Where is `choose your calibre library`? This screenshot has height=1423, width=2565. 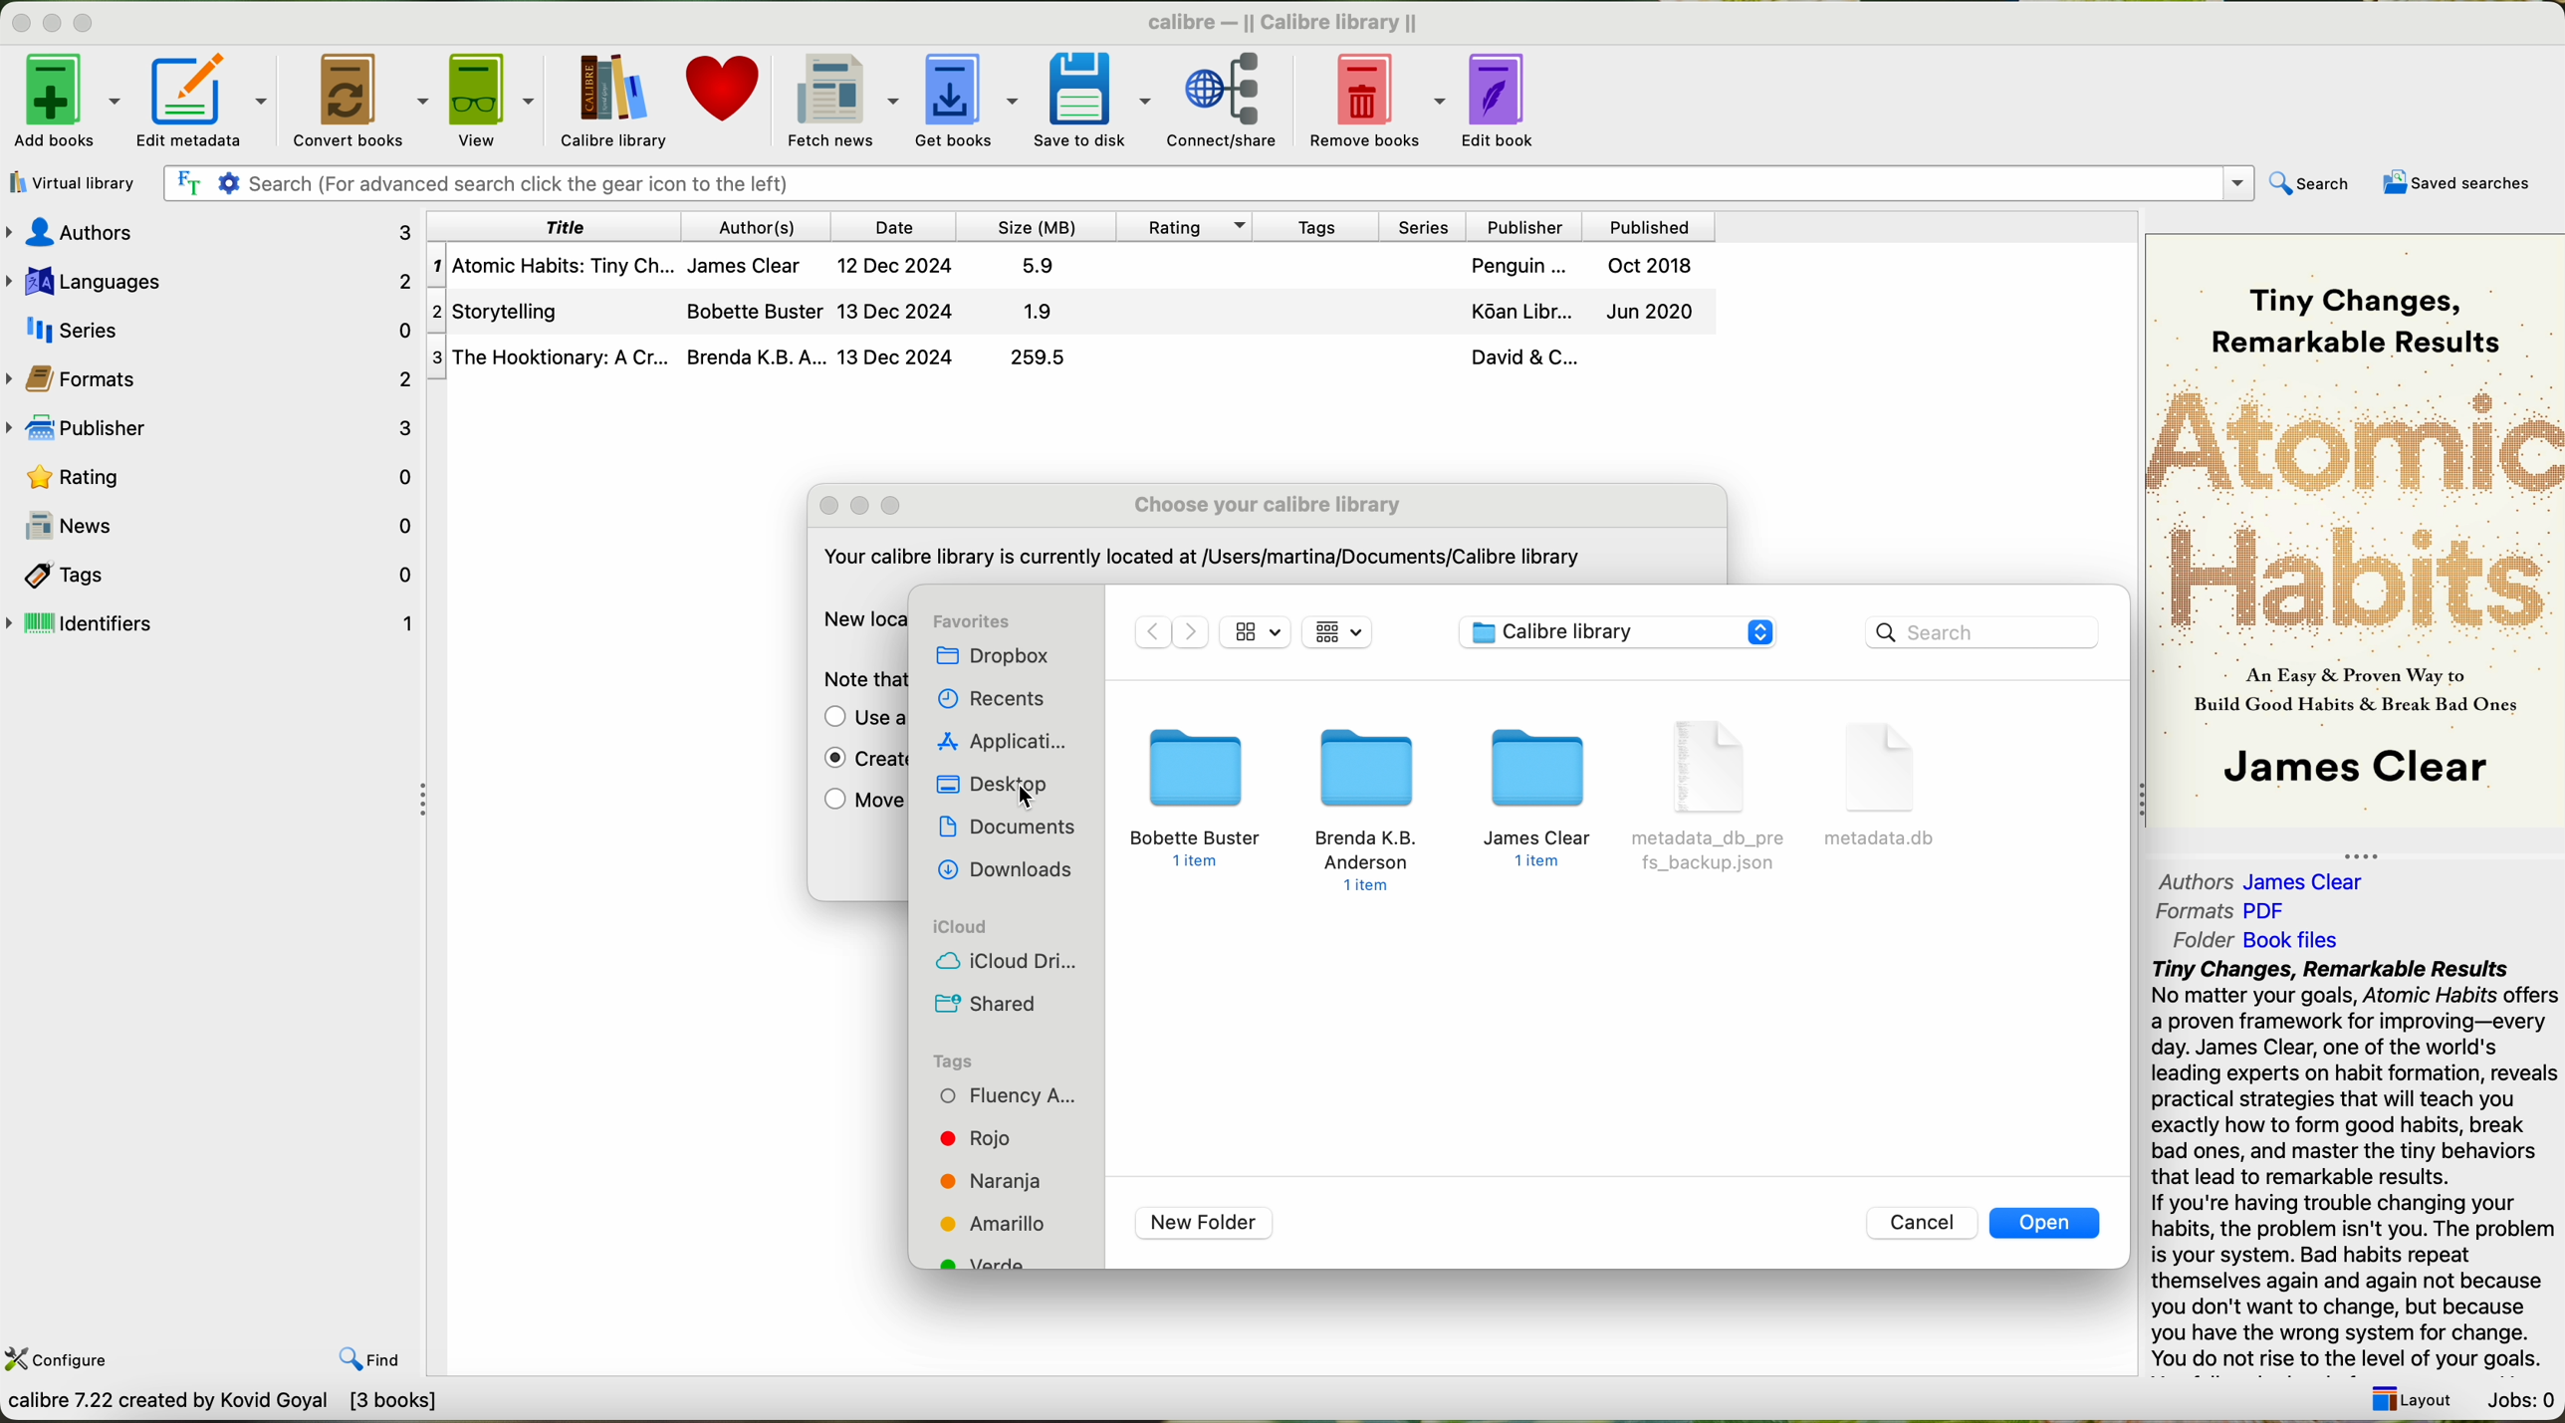 choose your calibre library is located at coordinates (1268, 505).